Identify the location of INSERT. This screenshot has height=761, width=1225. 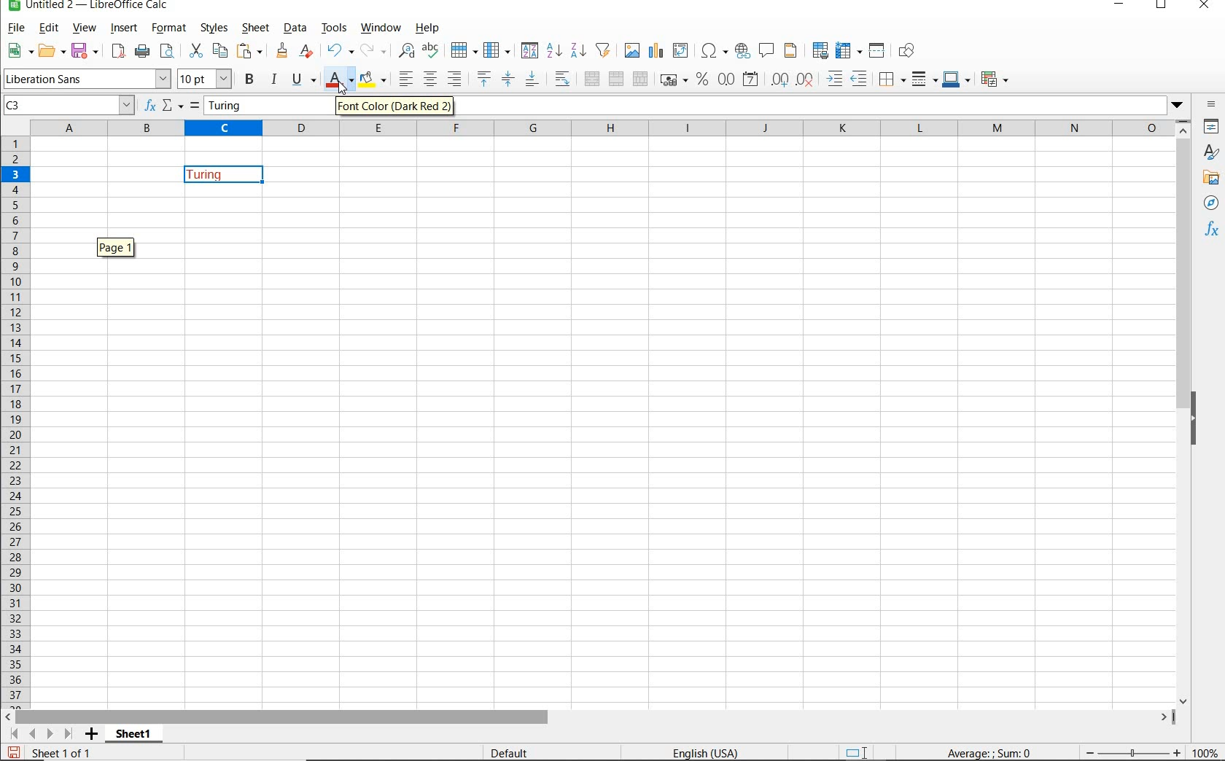
(125, 28).